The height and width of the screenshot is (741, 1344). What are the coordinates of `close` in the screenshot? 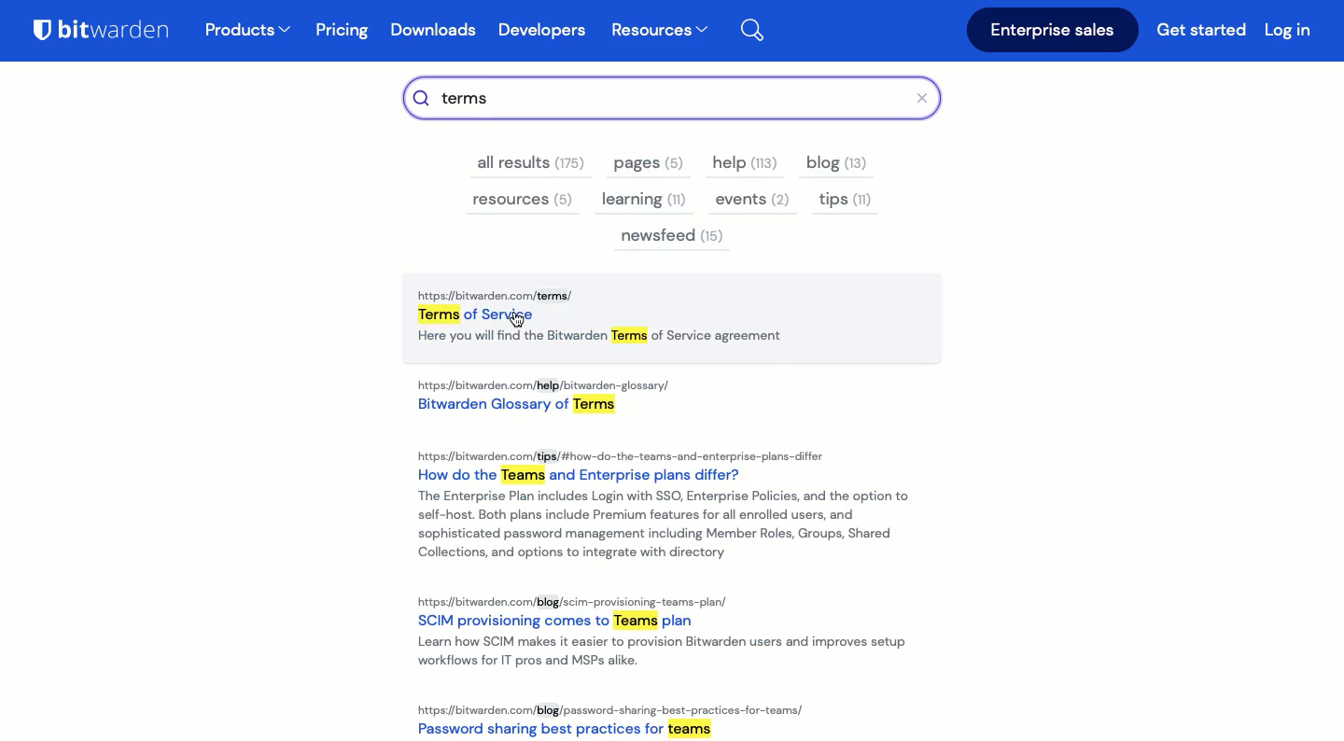 It's located at (928, 98).